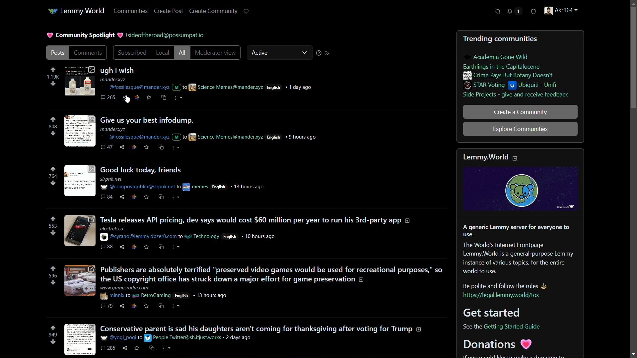 This screenshot has width=637, height=358. Describe the element at coordinates (535, 86) in the screenshot. I see `ubiquiti - unifi` at that location.